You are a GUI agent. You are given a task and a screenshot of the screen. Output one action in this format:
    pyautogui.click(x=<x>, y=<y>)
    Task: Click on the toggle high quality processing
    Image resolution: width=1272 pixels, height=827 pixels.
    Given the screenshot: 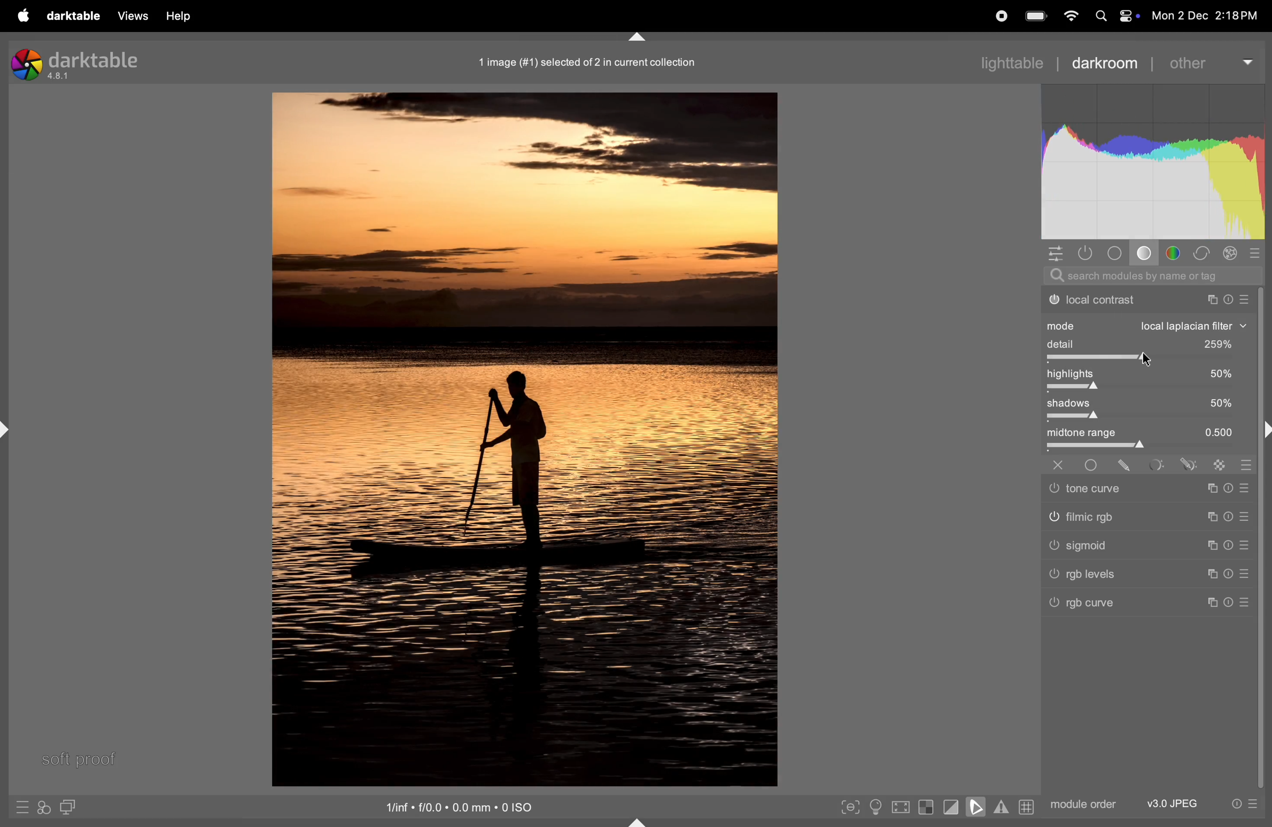 What is the action you would take?
    pyautogui.click(x=898, y=807)
    